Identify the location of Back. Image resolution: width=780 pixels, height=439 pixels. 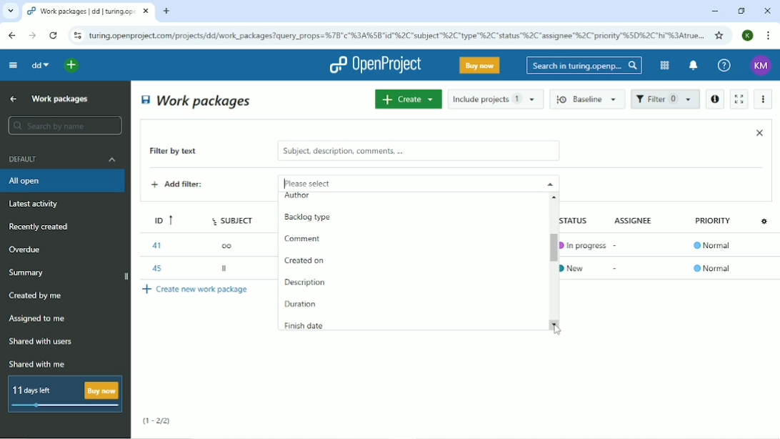
(11, 35).